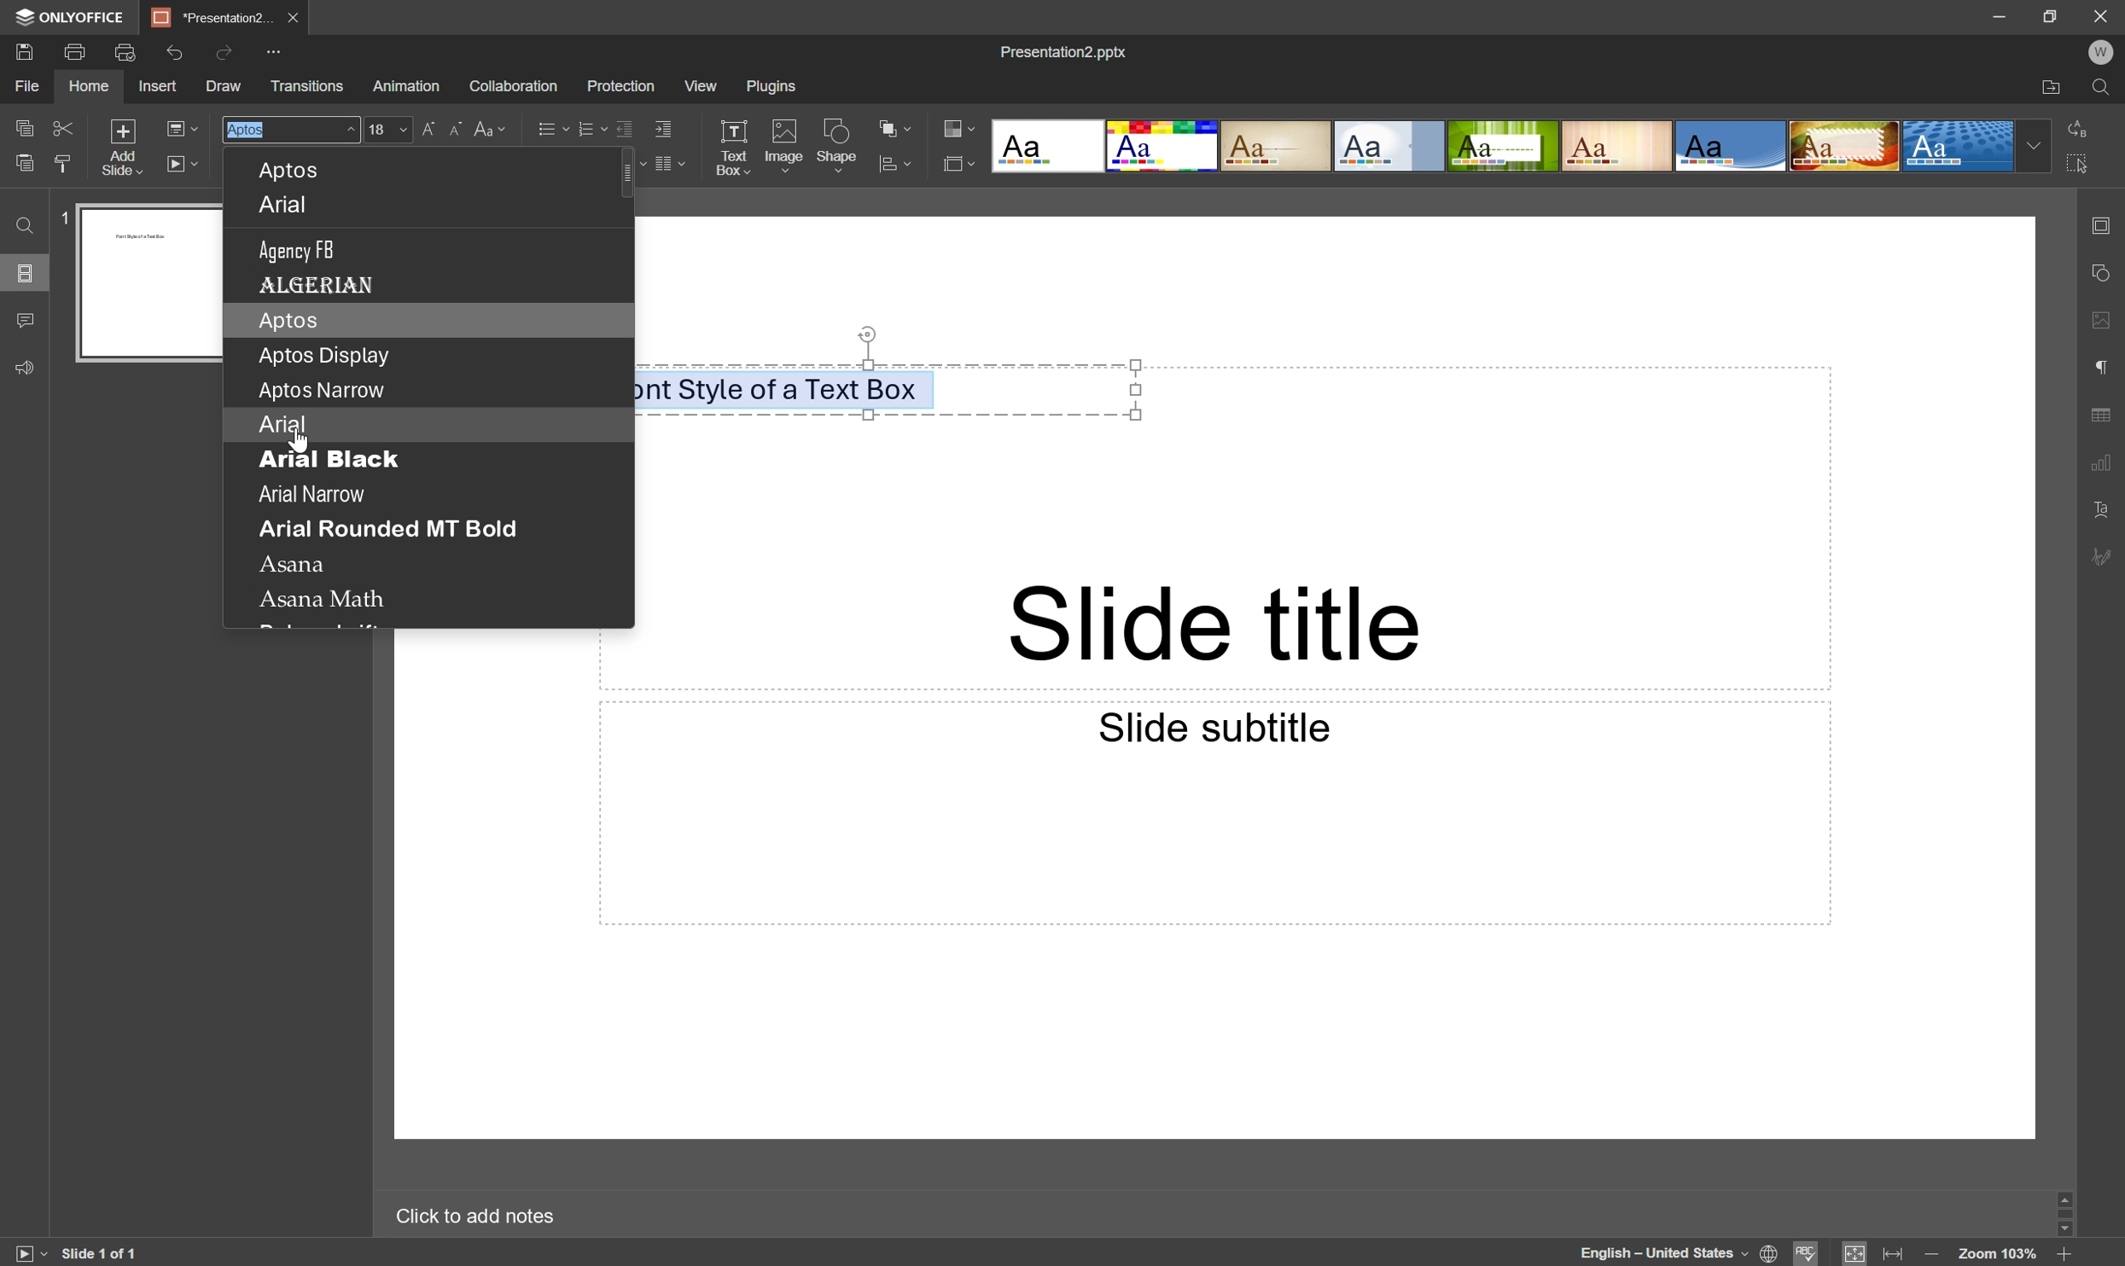  I want to click on Collaboration, so click(515, 82).